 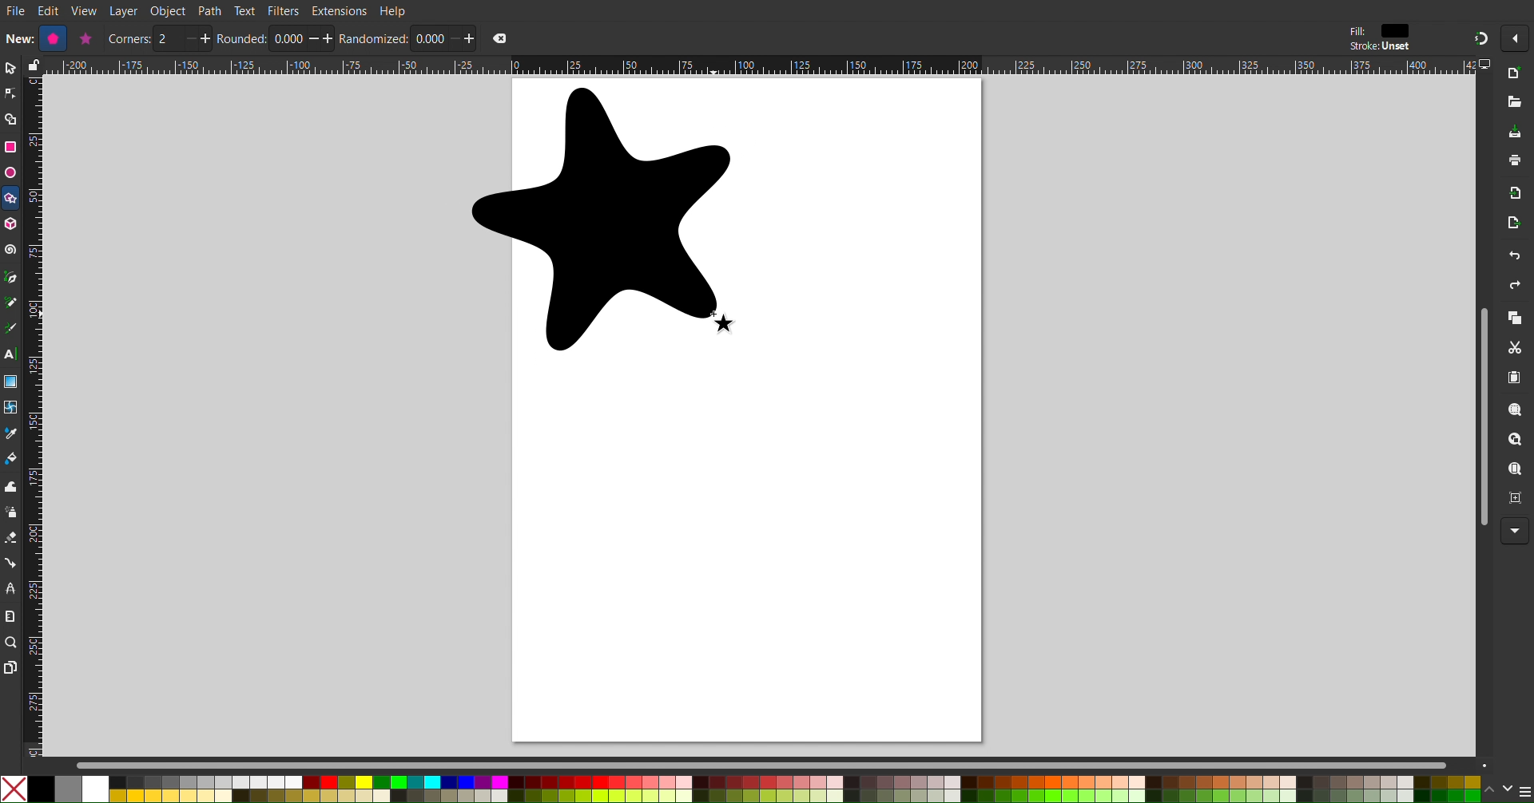 I want to click on Save, so click(x=1515, y=133).